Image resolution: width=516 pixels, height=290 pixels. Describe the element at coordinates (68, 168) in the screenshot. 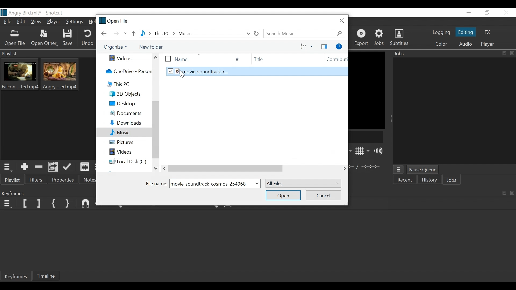

I see `Update` at that location.